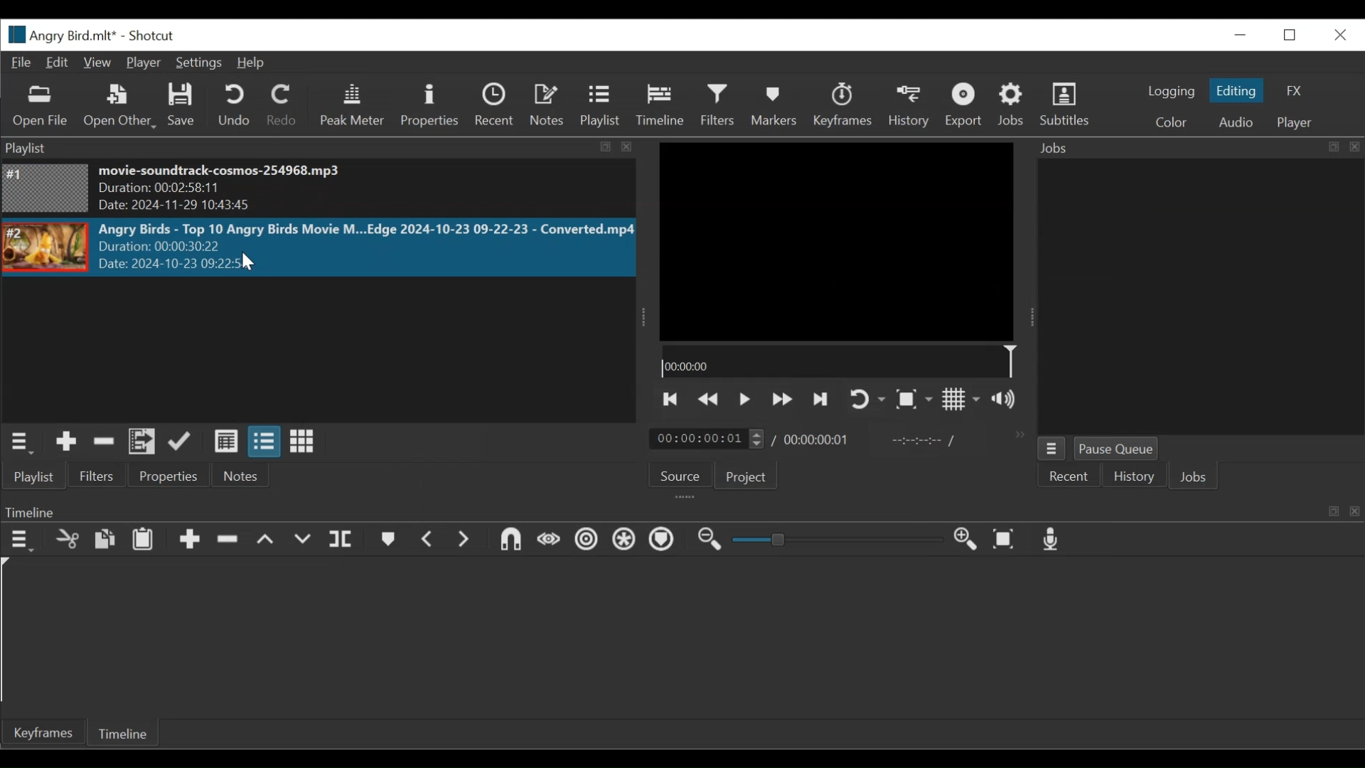  What do you see at coordinates (429, 105) in the screenshot?
I see `Properties` at bounding box center [429, 105].